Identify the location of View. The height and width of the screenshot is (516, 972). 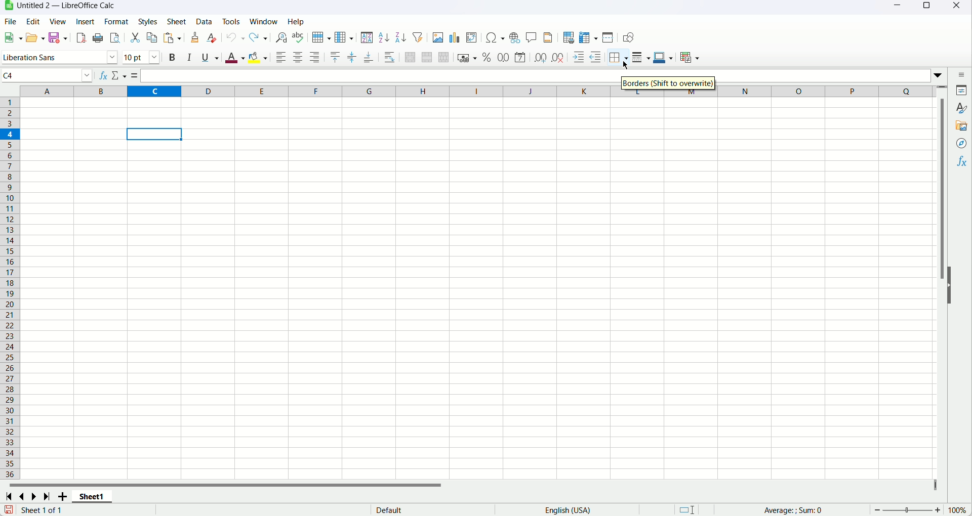
(58, 22).